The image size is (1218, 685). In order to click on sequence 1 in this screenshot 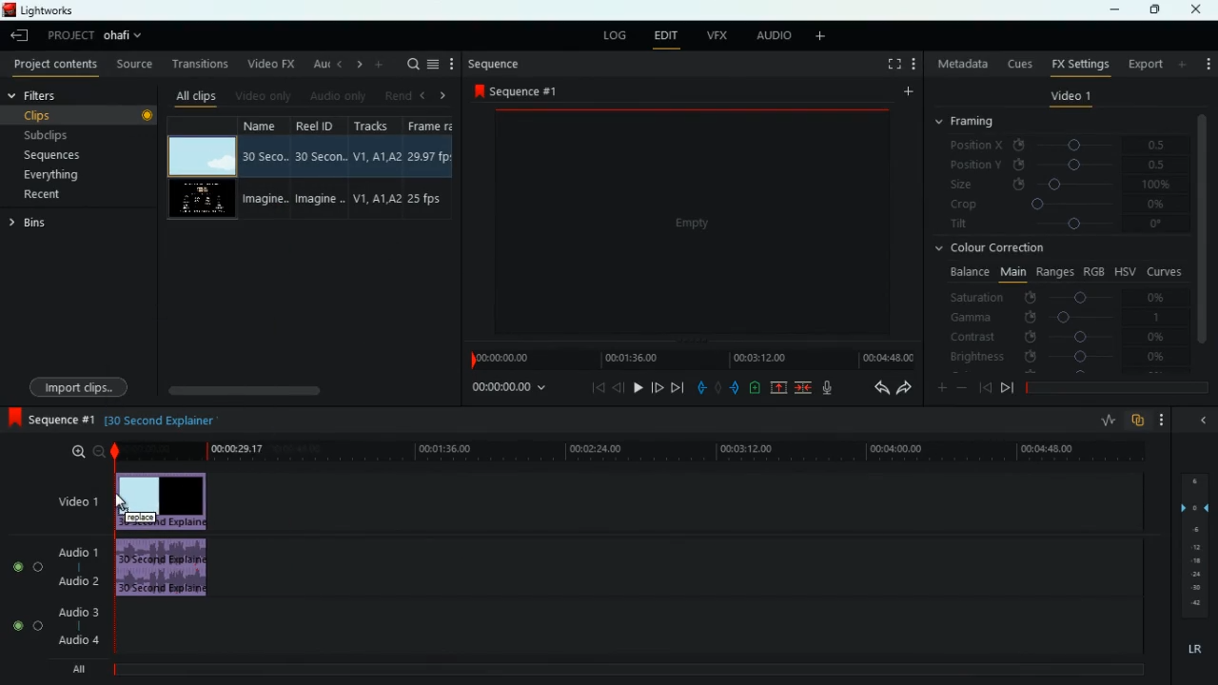, I will do `click(50, 420)`.